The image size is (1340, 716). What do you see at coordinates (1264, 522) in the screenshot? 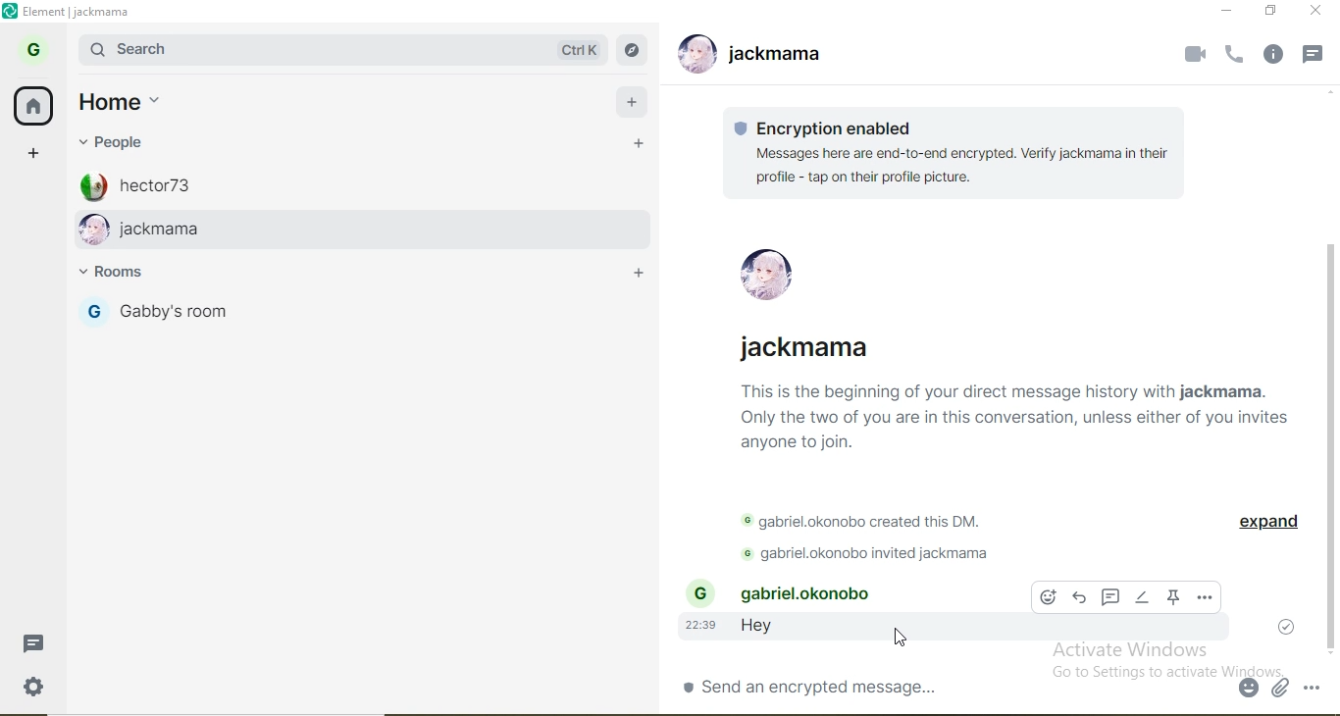
I see `expand` at bounding box center [1264, 522].